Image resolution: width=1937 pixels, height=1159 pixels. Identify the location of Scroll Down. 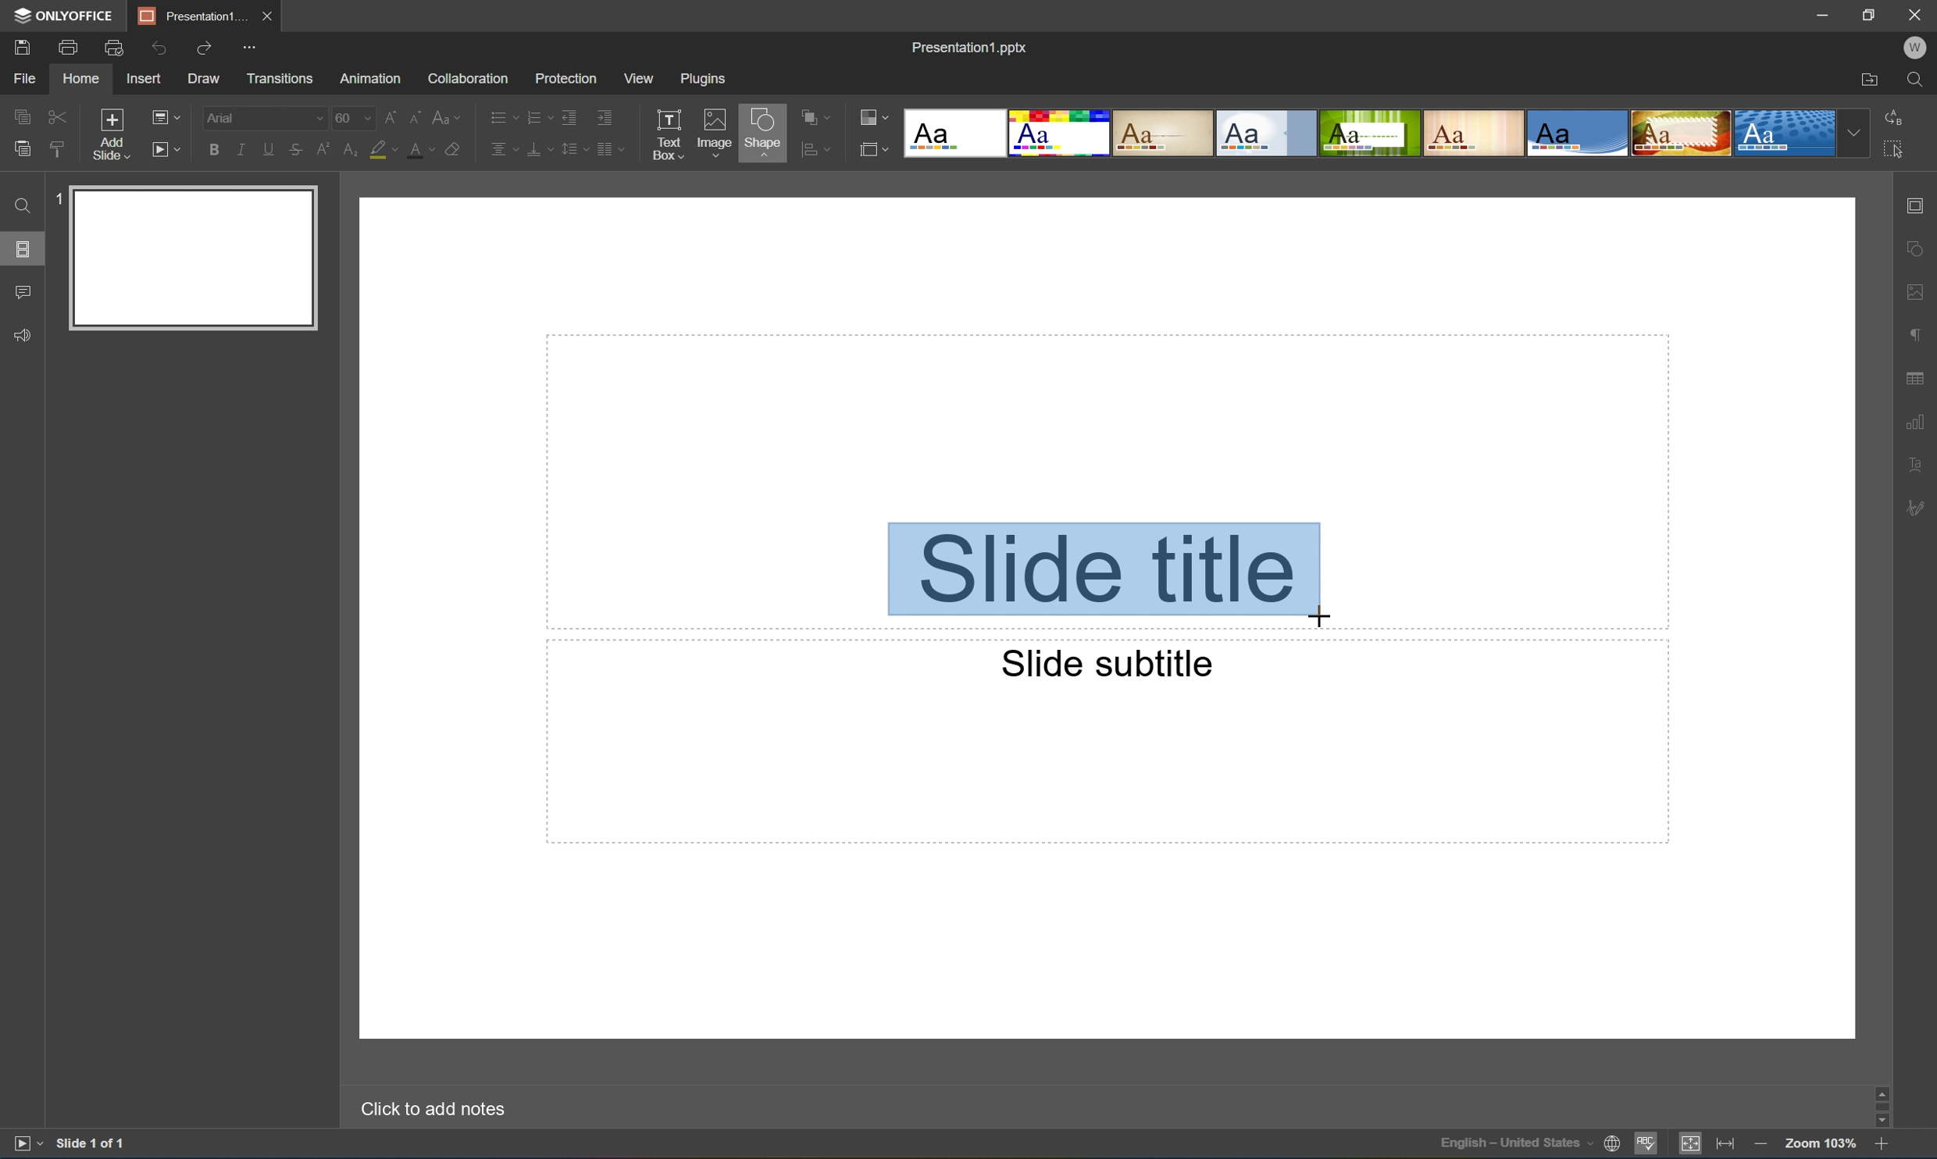
(1878, 1126).